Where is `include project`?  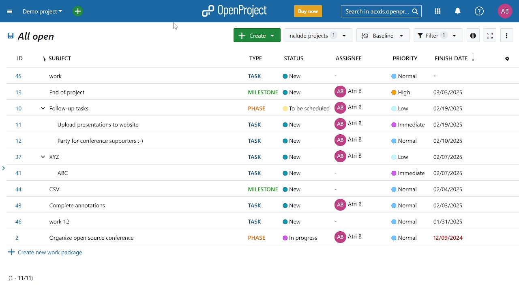
include project is located at coordinates (317, 35).